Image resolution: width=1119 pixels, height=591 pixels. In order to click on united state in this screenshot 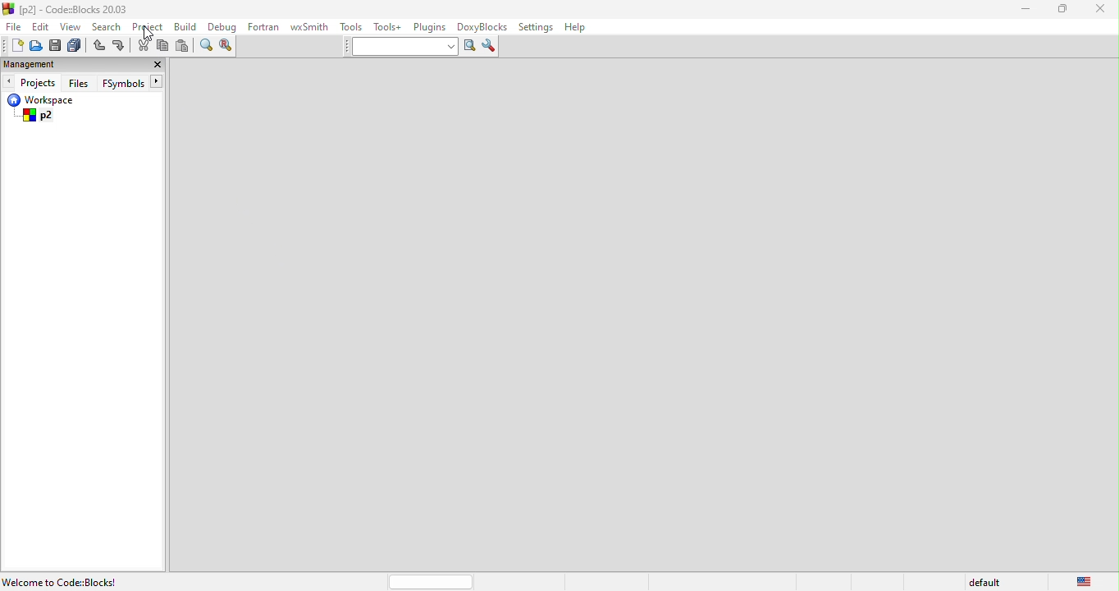, I will do `click(1086, 580)`.